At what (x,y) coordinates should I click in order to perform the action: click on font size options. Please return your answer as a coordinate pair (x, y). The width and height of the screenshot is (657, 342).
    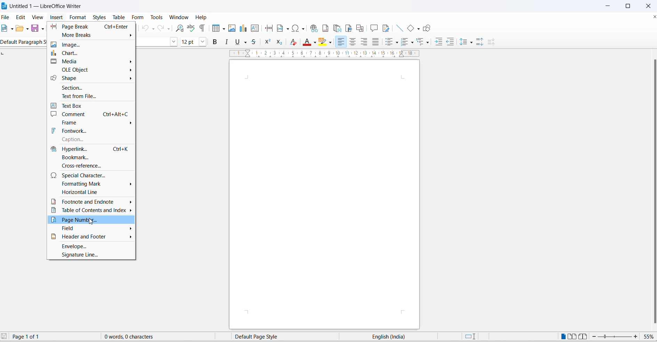
    Looking at the image, I should click on (203, 41).